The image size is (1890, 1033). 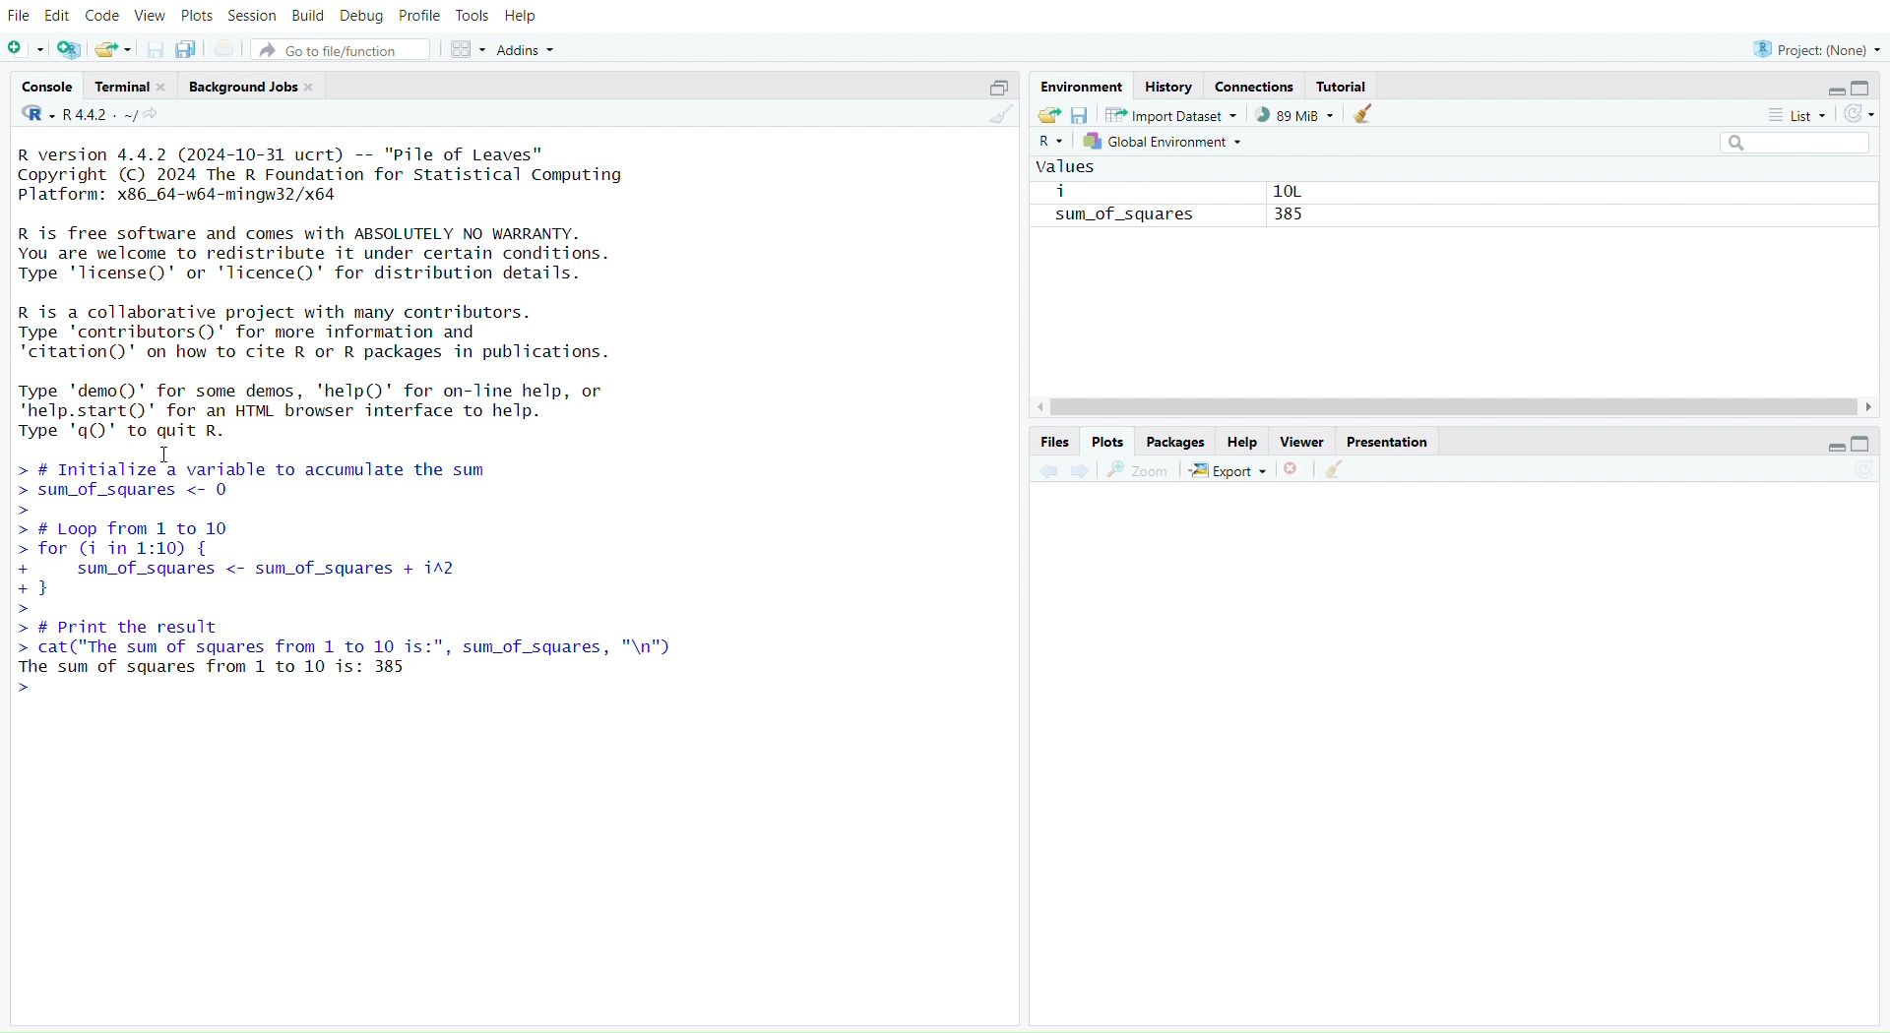 I want to click on Type 'demo()' for some demos, 'help()' for on-line help, orhelp.start()' for an HTML browser interface to help.Type 'q() to quit R., so click(x=328, y=412).